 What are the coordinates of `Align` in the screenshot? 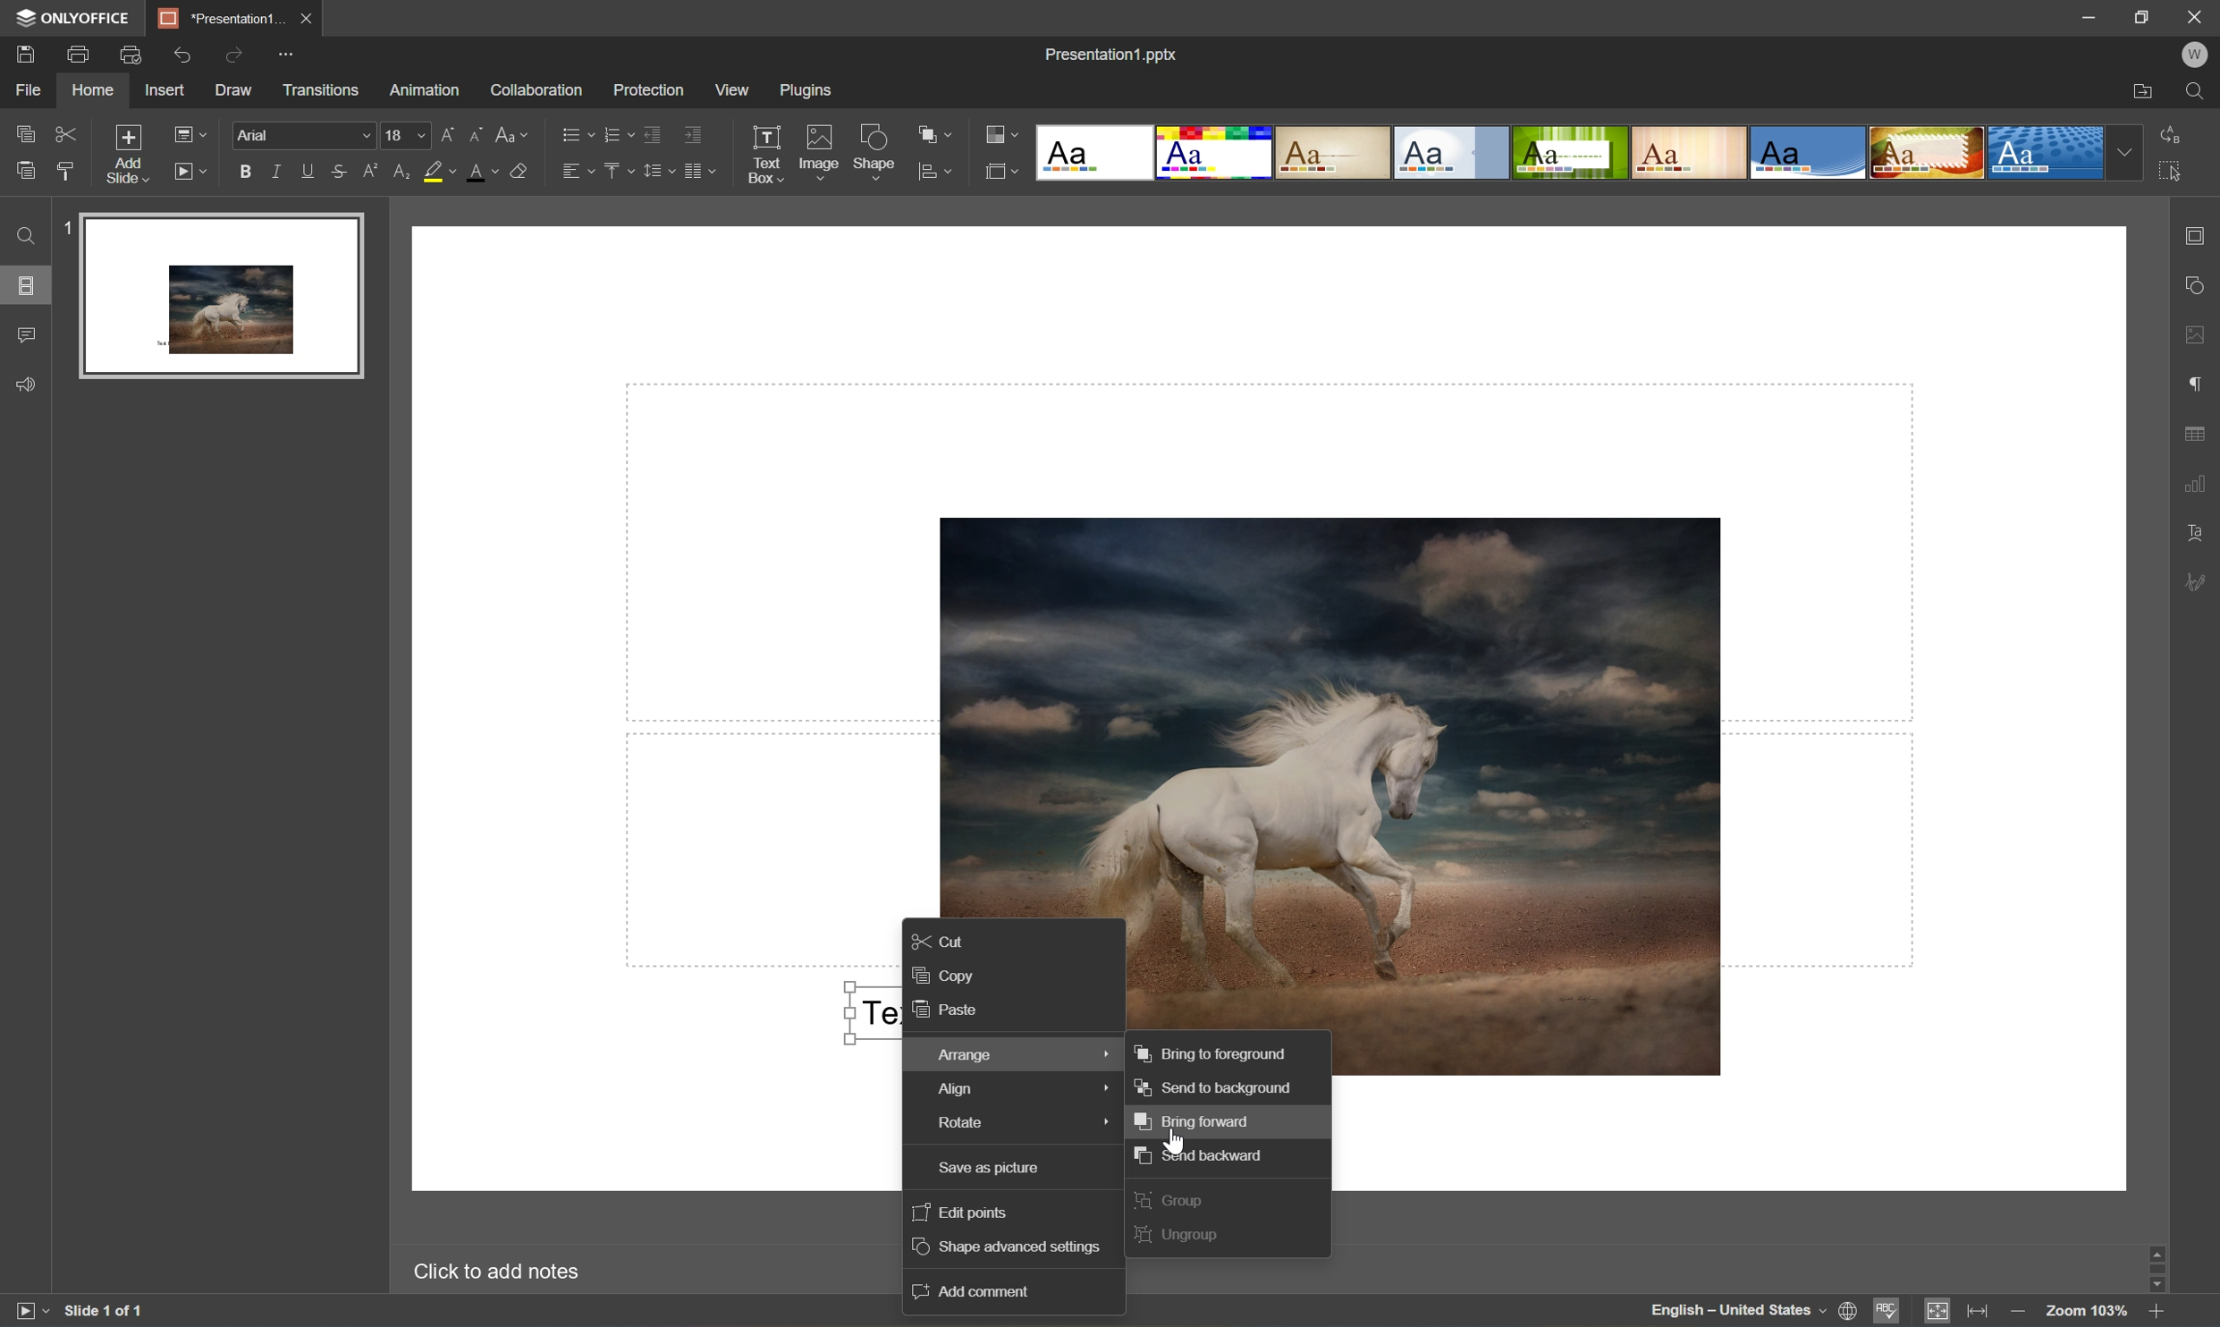 It's located at (1008, 1089).